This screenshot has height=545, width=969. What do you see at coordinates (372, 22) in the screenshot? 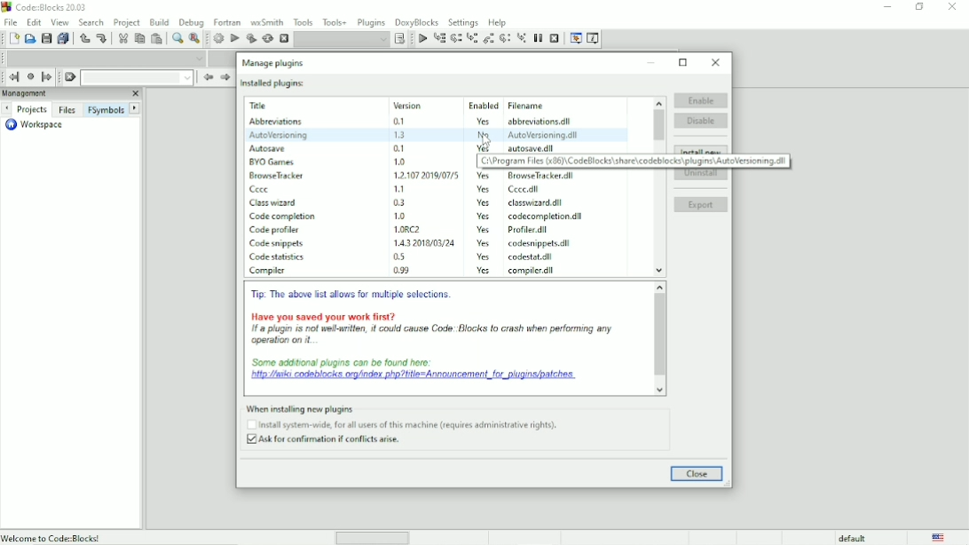
I see `Plugins` at bounding box center [372, 22].